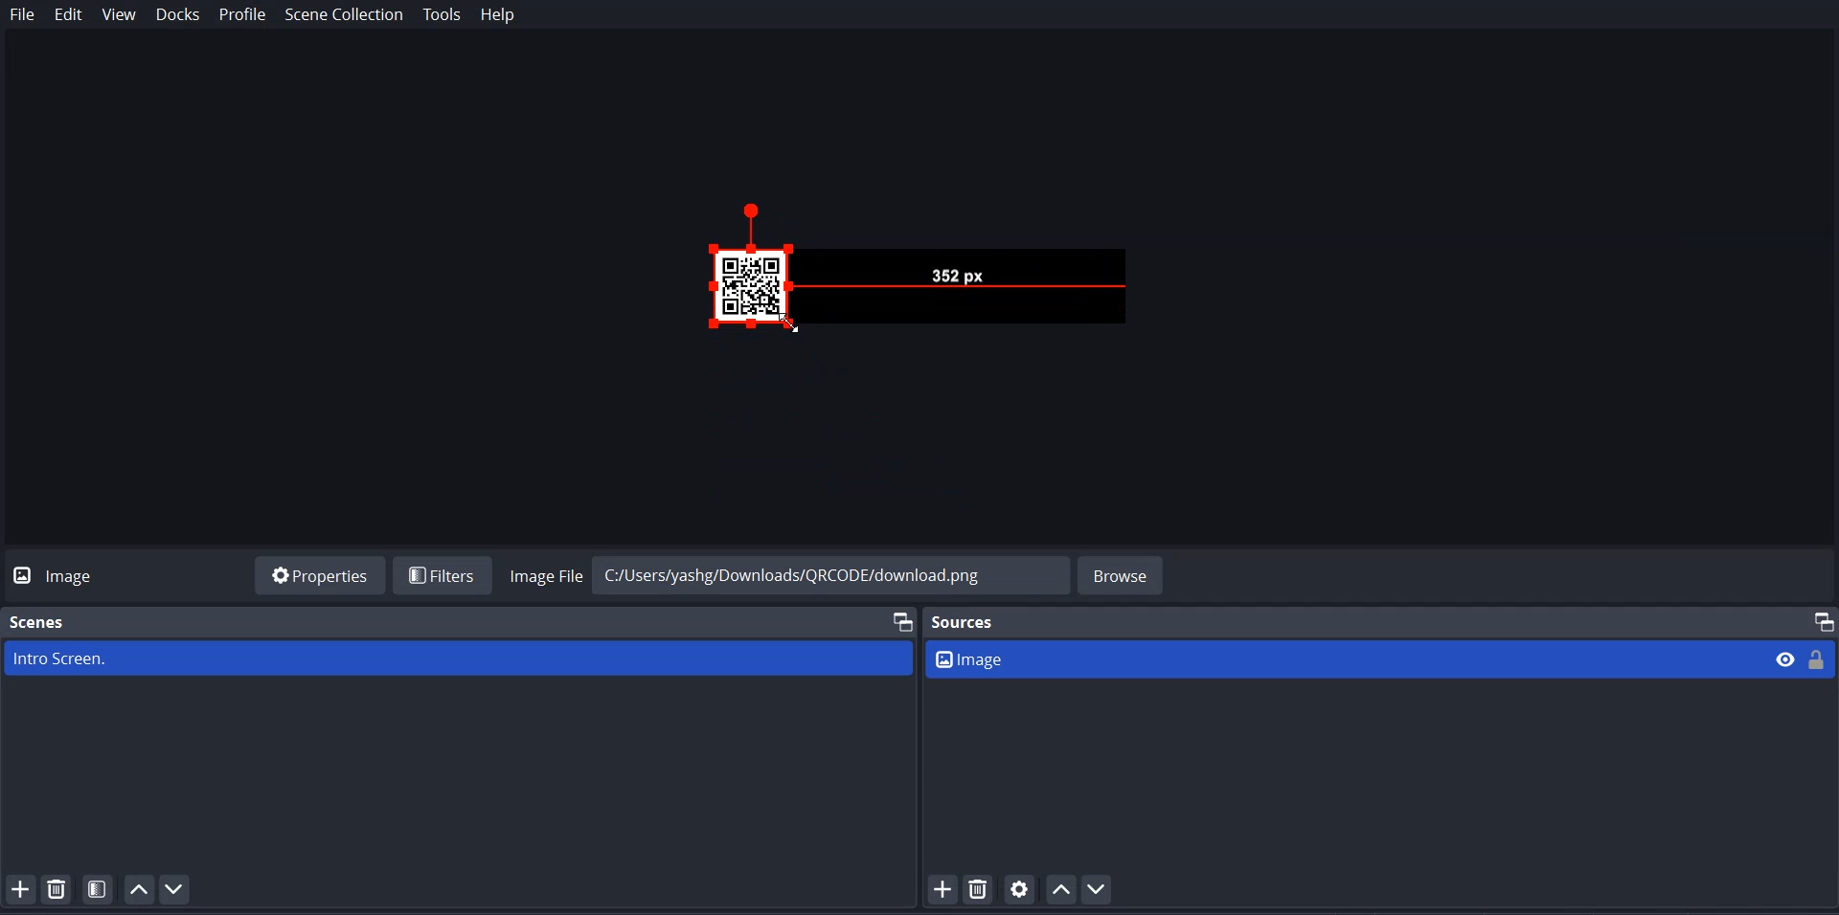 The width and height of the screenshot is (1839, 915). I want to click on Sources, so click(969, 621).